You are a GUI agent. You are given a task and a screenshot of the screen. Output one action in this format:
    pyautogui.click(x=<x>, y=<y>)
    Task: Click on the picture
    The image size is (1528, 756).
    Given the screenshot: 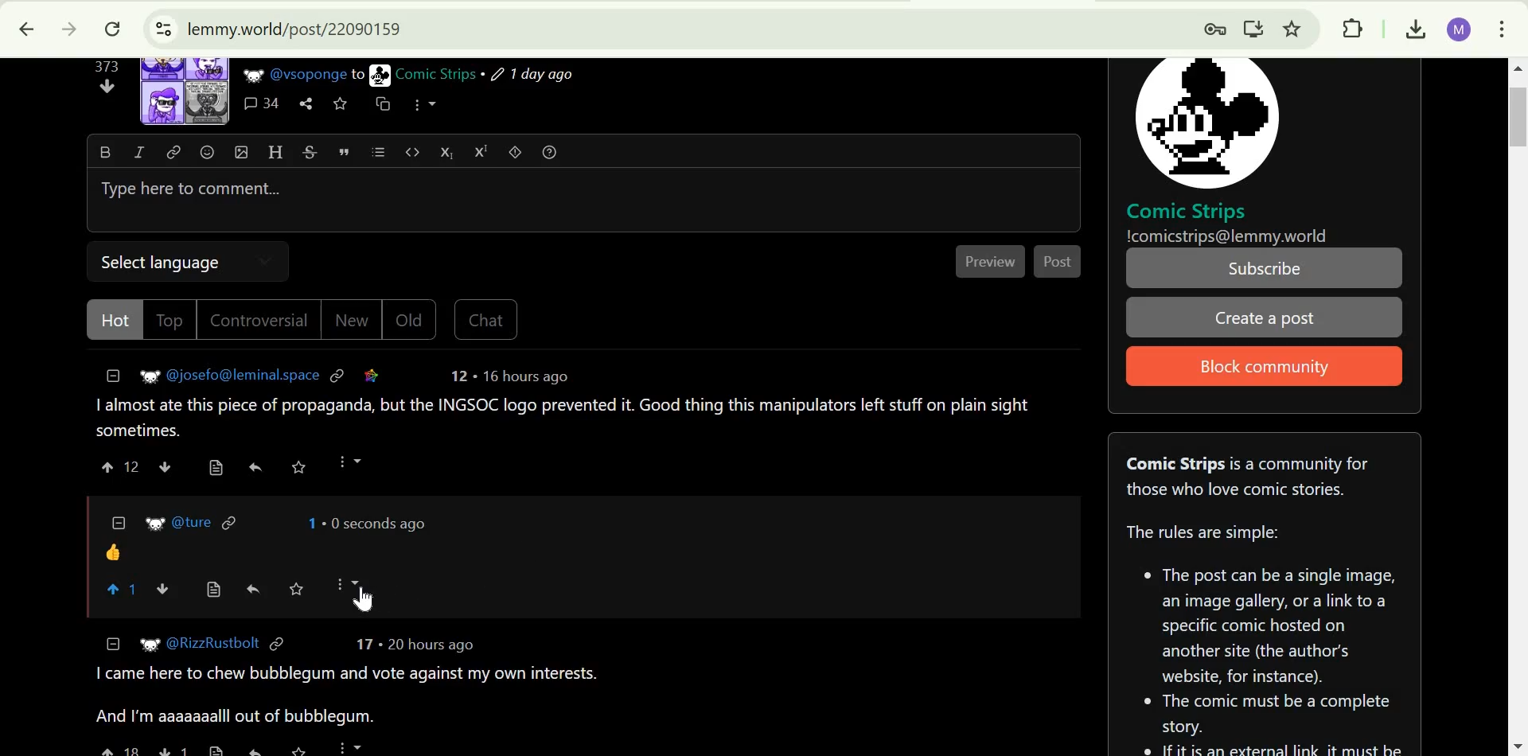 What is the action you would take?
    pyautogui.click(x=146, y=645)
    